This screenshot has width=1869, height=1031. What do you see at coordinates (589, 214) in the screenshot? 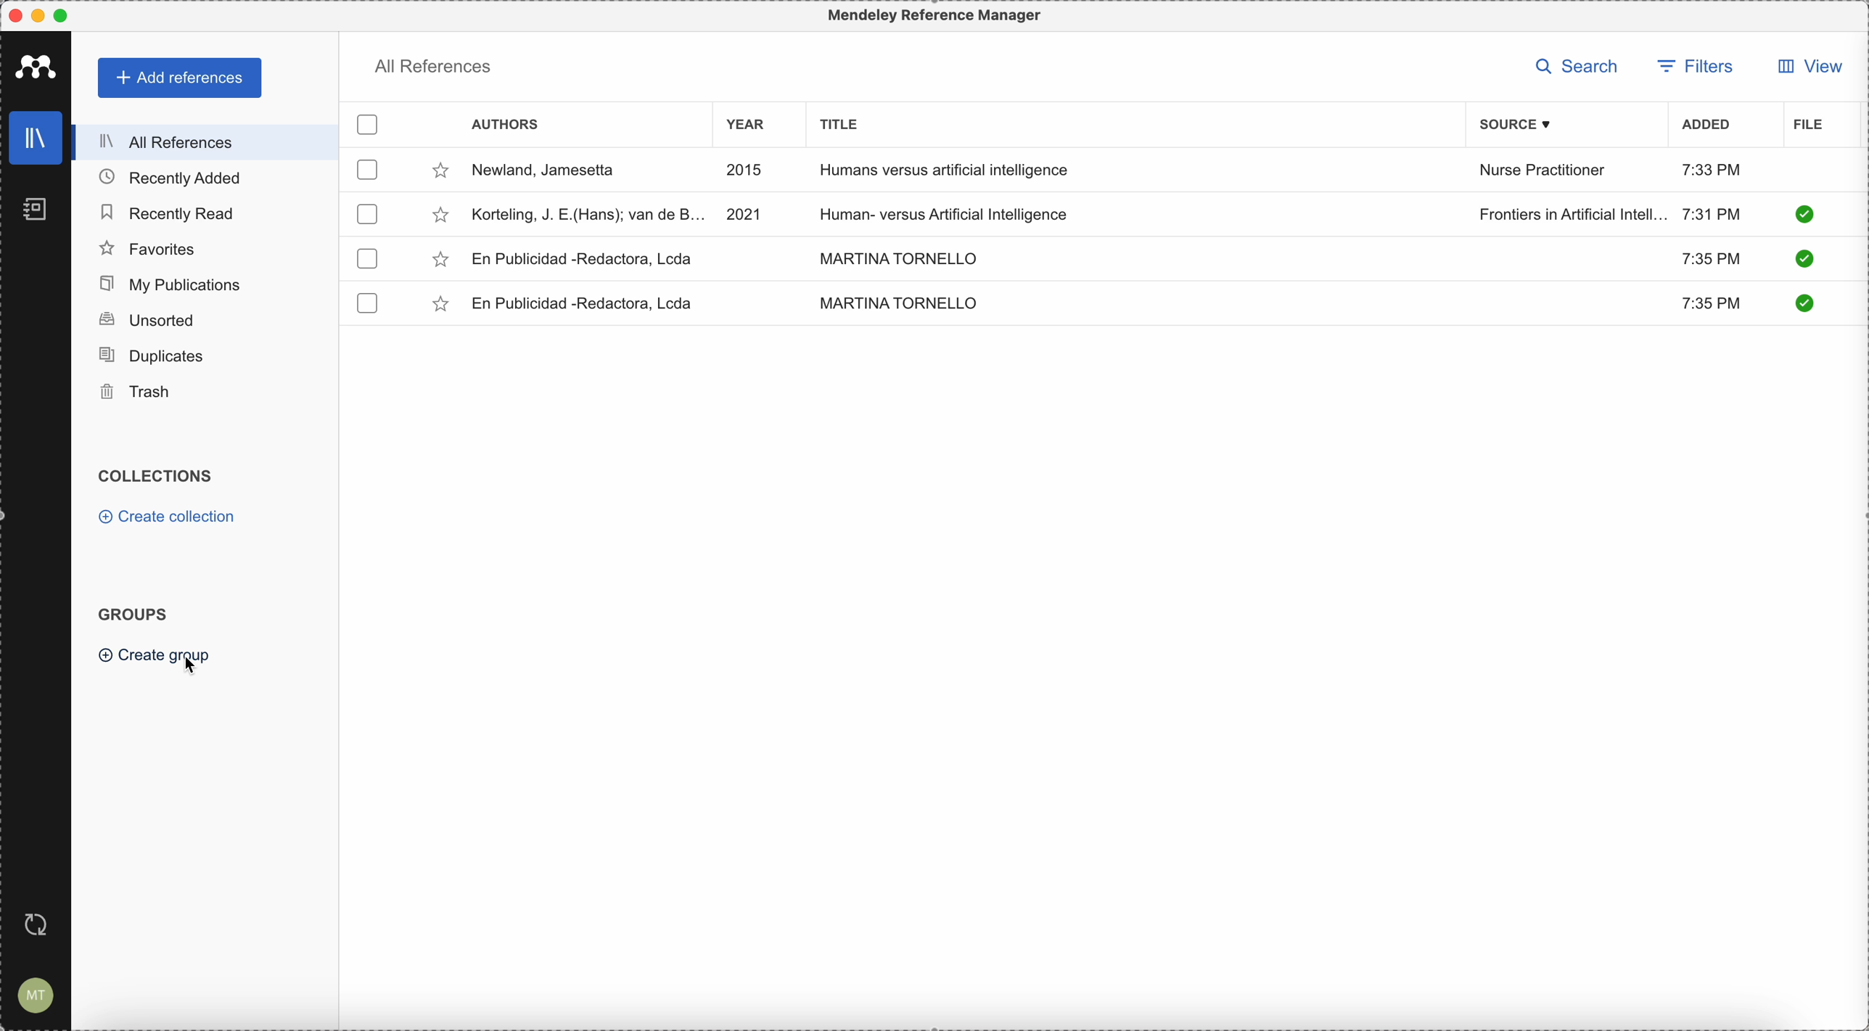
I see `Korteling, J.E.(Hans)` at bounding box center [589, 214].